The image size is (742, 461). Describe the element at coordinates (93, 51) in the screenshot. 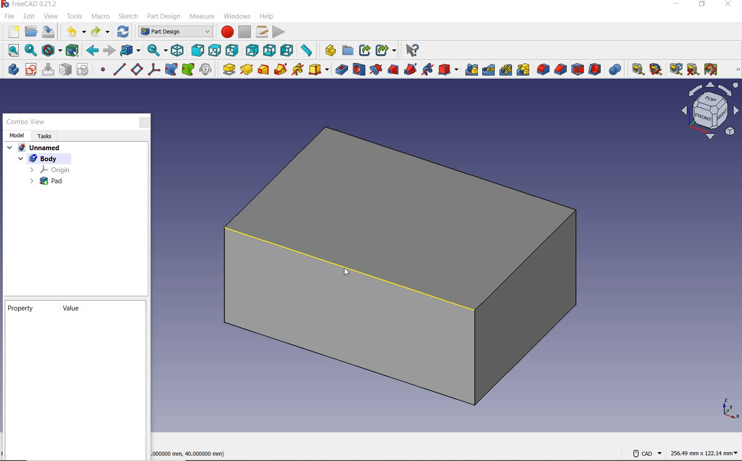

I see `back` at that location.